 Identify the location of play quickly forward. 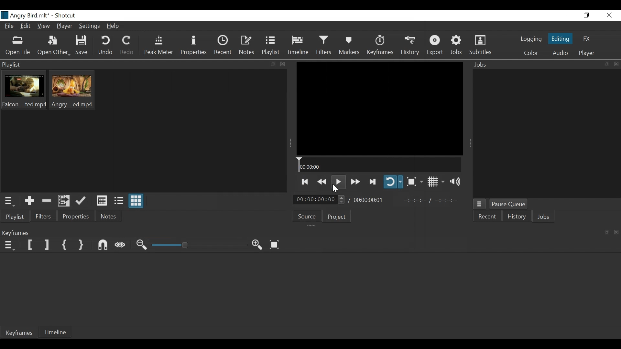
(356, 181).